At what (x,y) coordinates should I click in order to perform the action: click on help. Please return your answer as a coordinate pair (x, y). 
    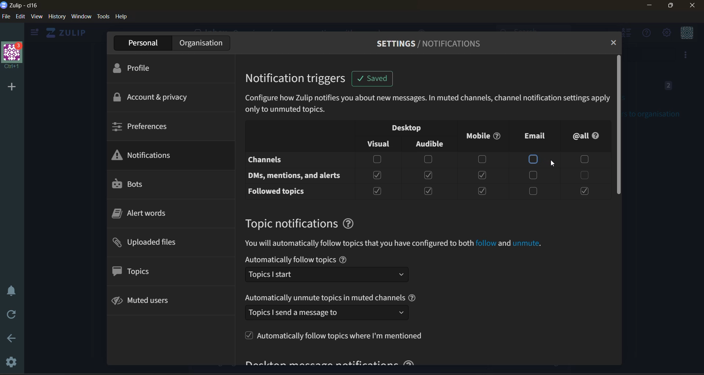
    Looking at the image, I should click on (343, 260).